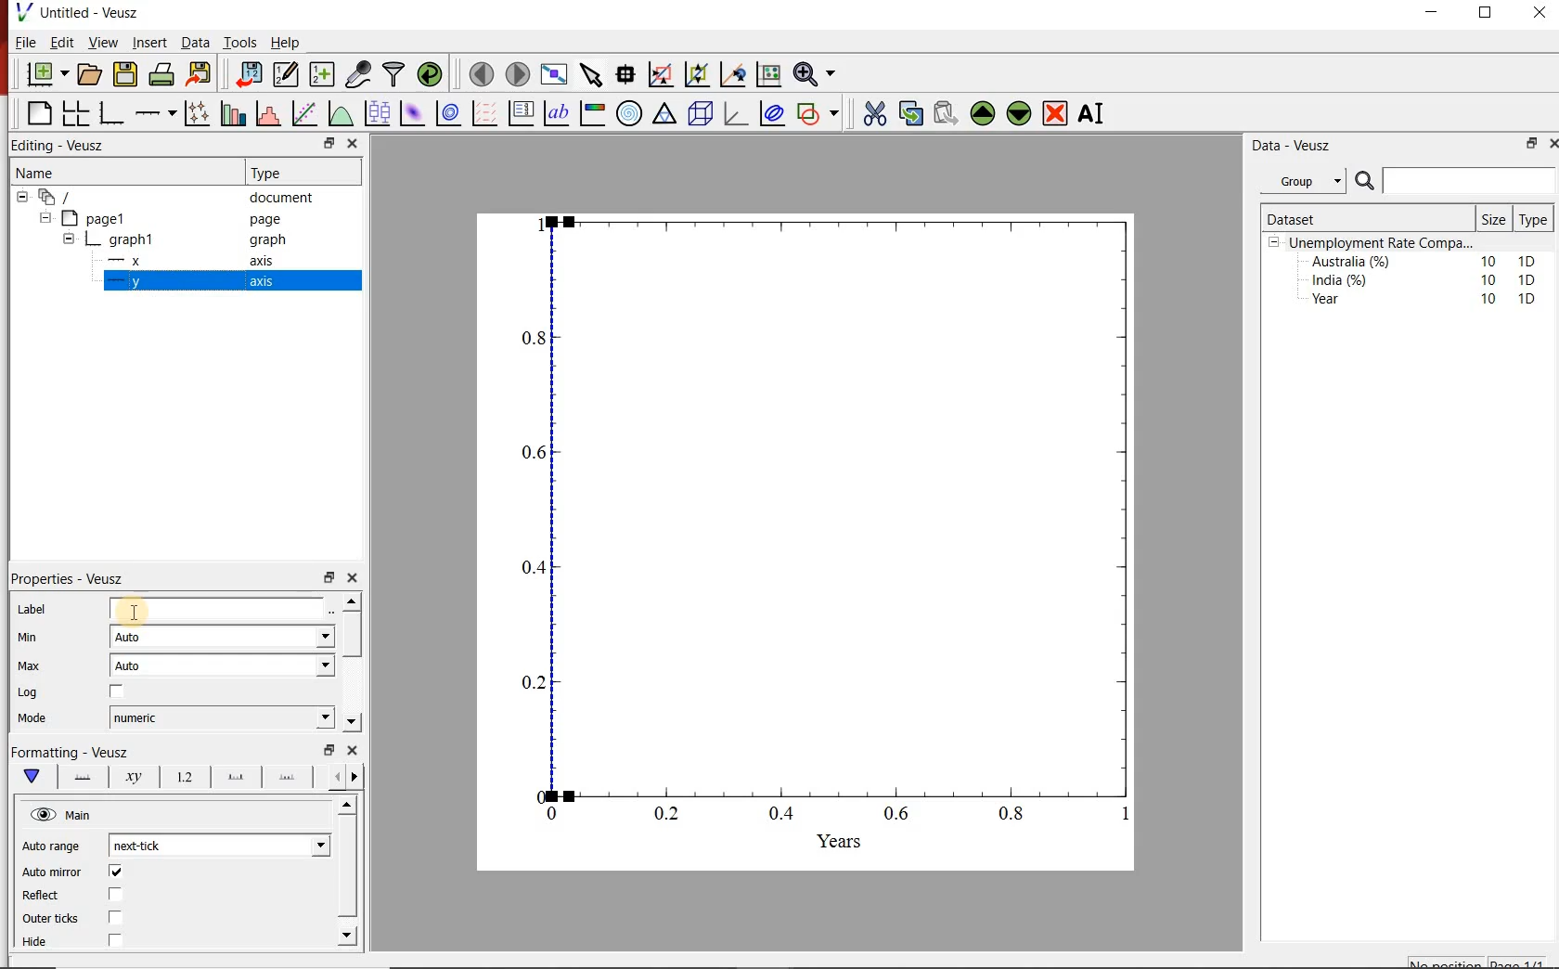 This screenshot has height=969, width=1559. What do you see at coordinates (221, 843) in the screenshot?
I see `next-tick` at bounding box center [221, 843].